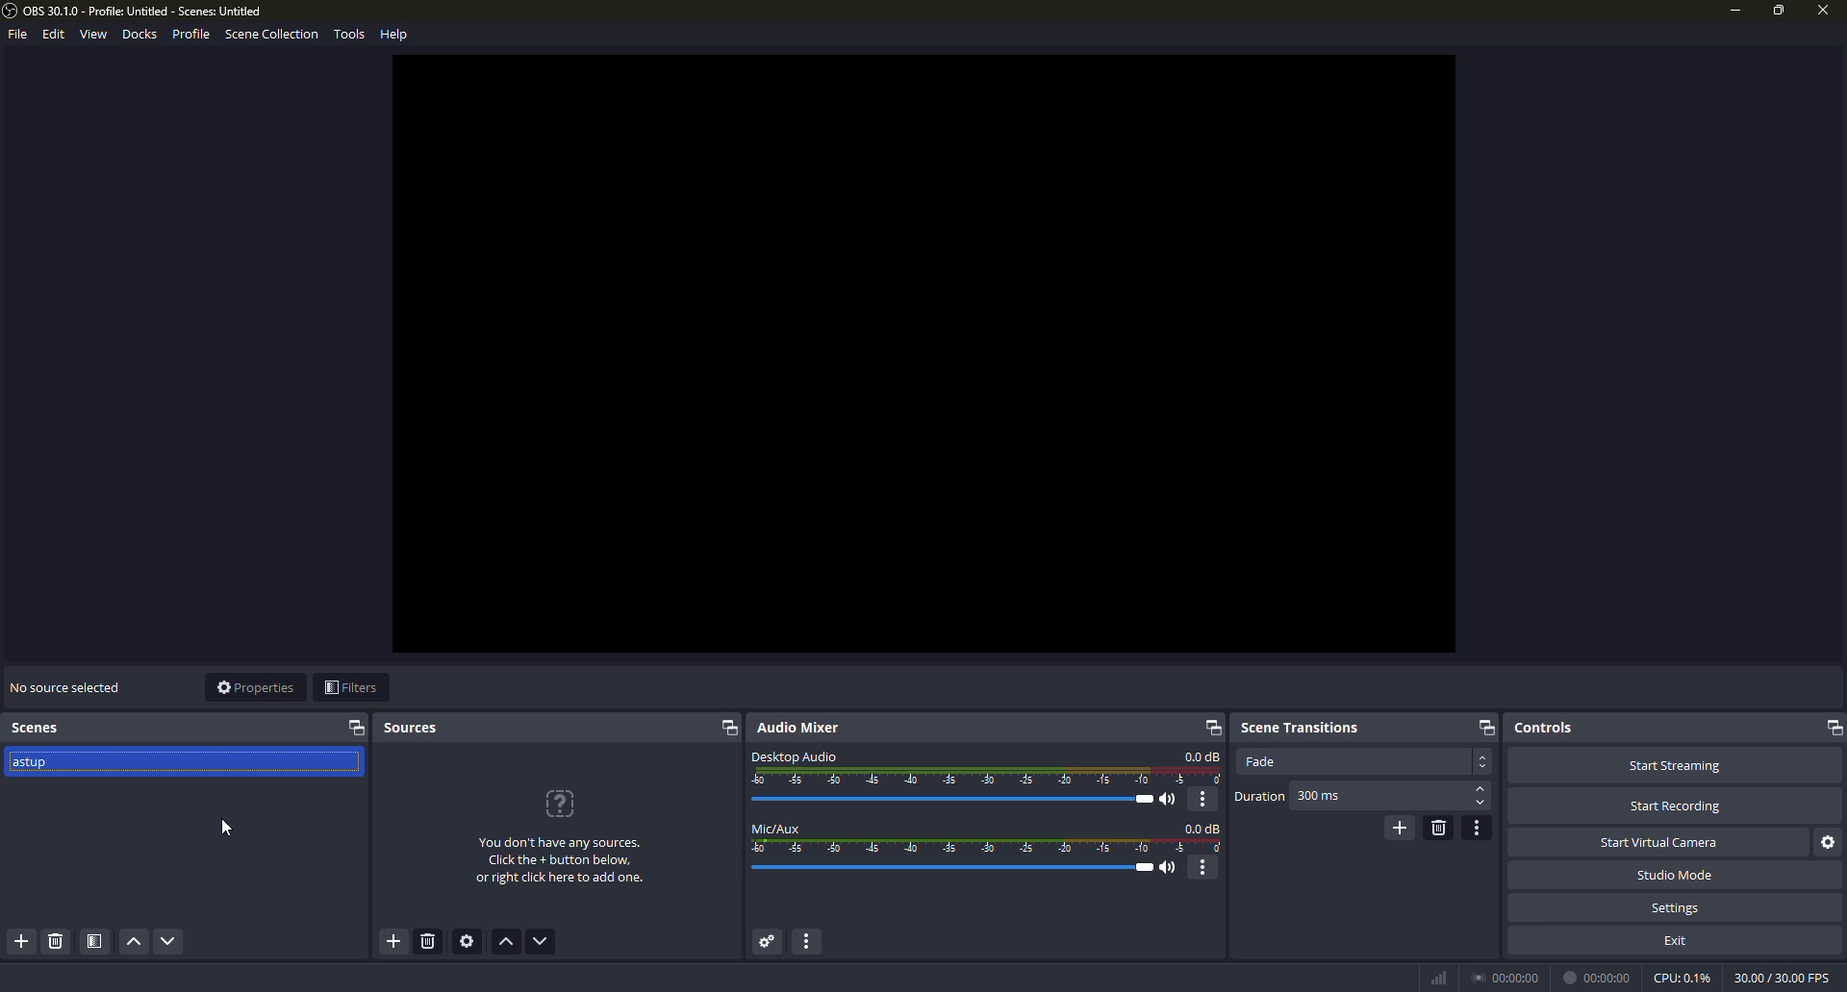 This screenshot has width=1847, height=992. Describe the element at coordinates (1677, 907) in the screenshot. I see `settings` at that location.